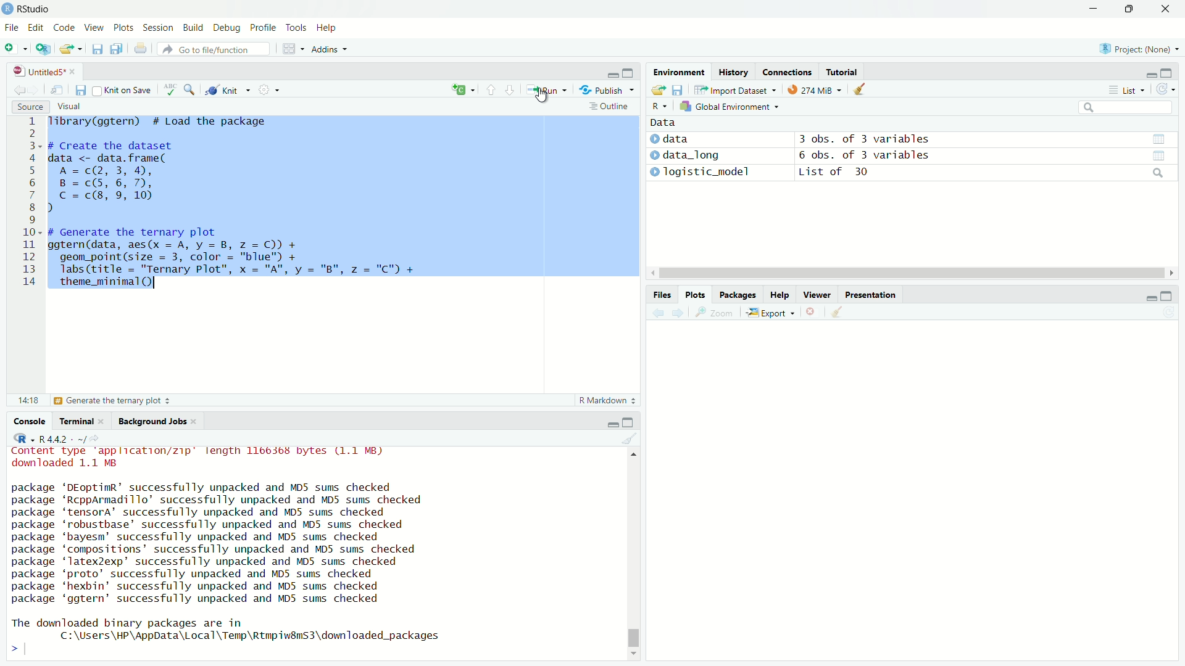 The image size is (1185, 666). Describe the element at coordinates (736, 294) in the screenshot. I see `Packages` at that location.